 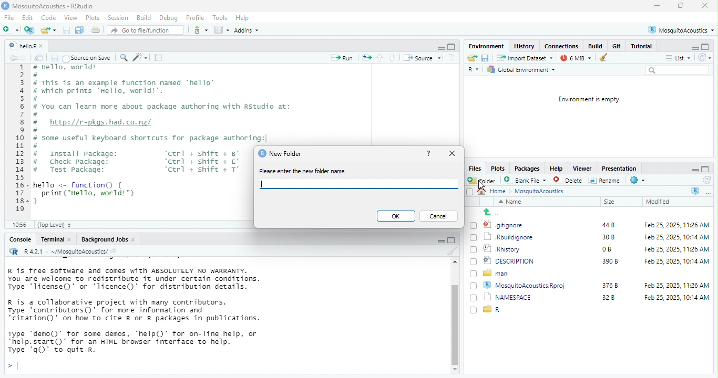 I want to click on Rstudio logo, so click(x=6, y=7).